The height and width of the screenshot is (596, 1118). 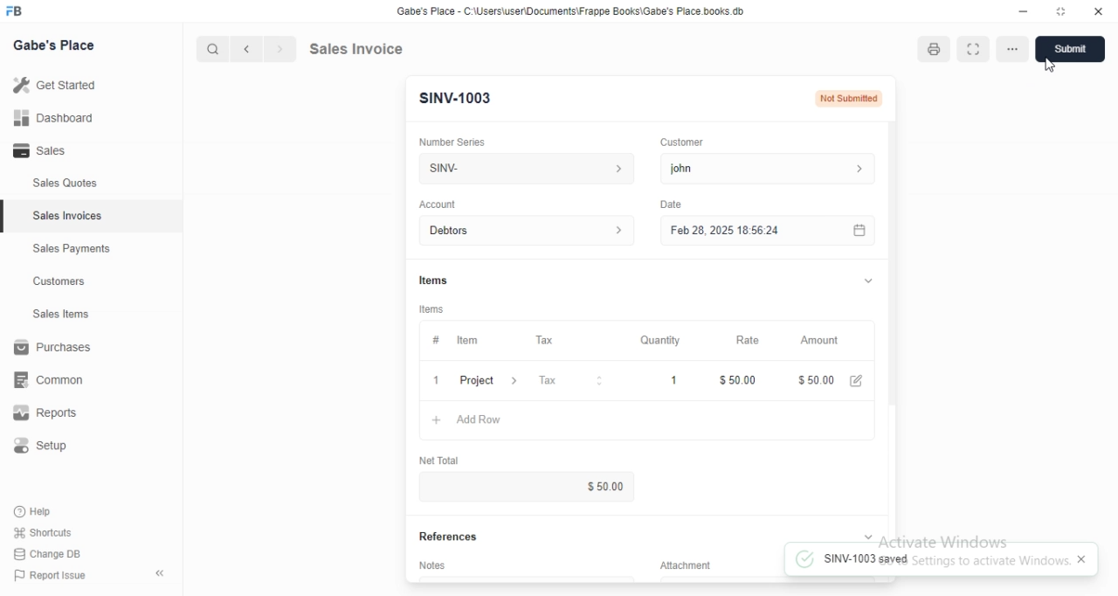 I want to click on tem, so click(x=473, y=340).